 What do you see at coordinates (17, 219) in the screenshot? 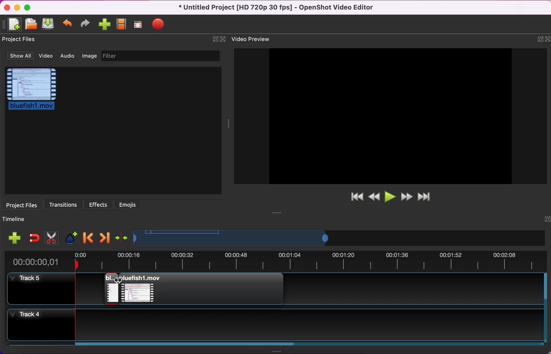
I see `timeline` at bounding box center [17, 219].